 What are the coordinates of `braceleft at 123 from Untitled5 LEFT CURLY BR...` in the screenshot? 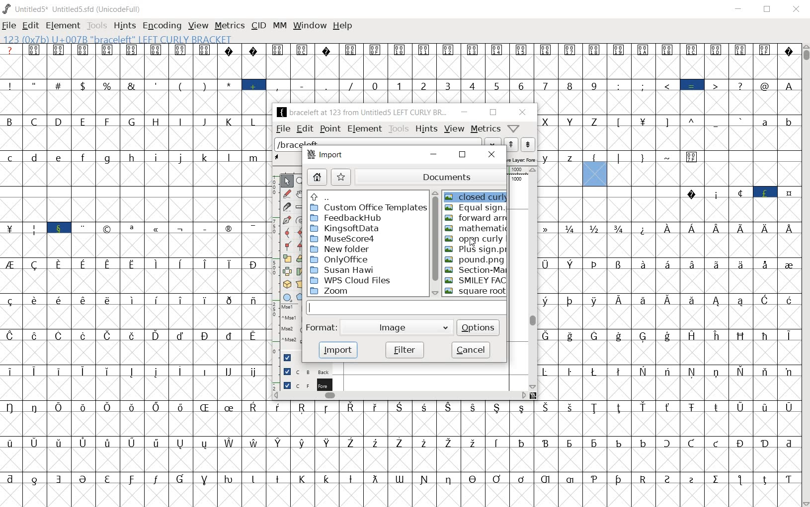 It's located at (363, 112).